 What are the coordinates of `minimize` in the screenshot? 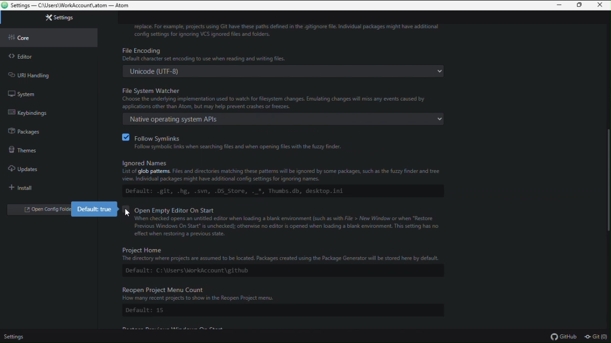 It's located at (561, 5).